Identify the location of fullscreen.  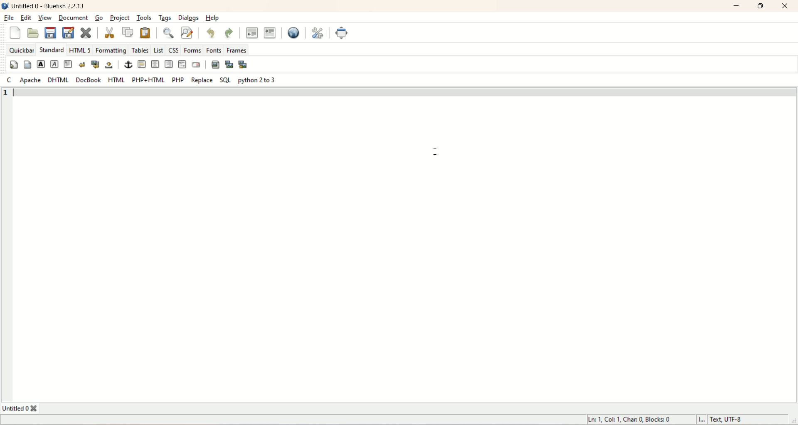
(343, 33).